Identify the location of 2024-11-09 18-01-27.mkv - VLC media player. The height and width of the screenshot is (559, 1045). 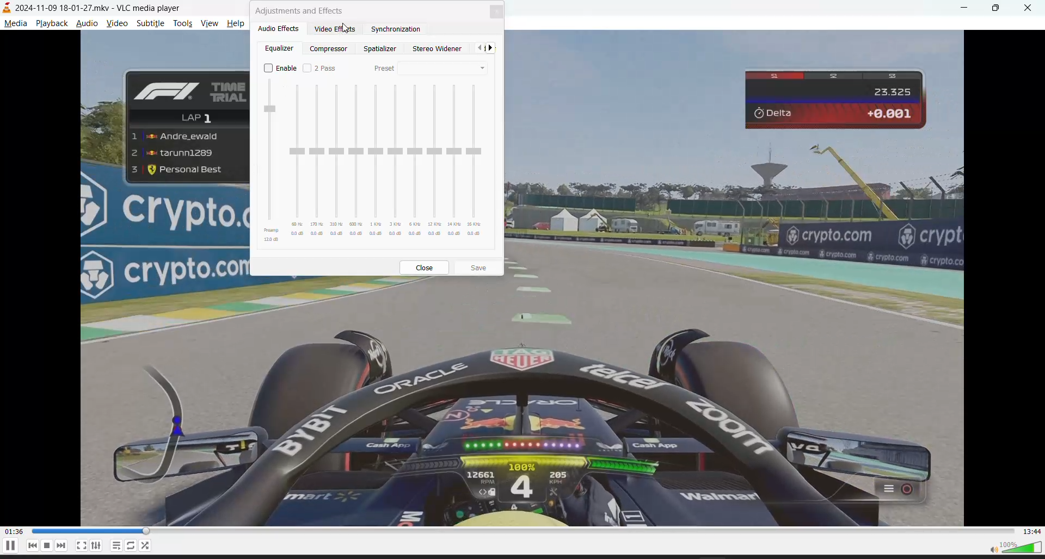
(96, 8).